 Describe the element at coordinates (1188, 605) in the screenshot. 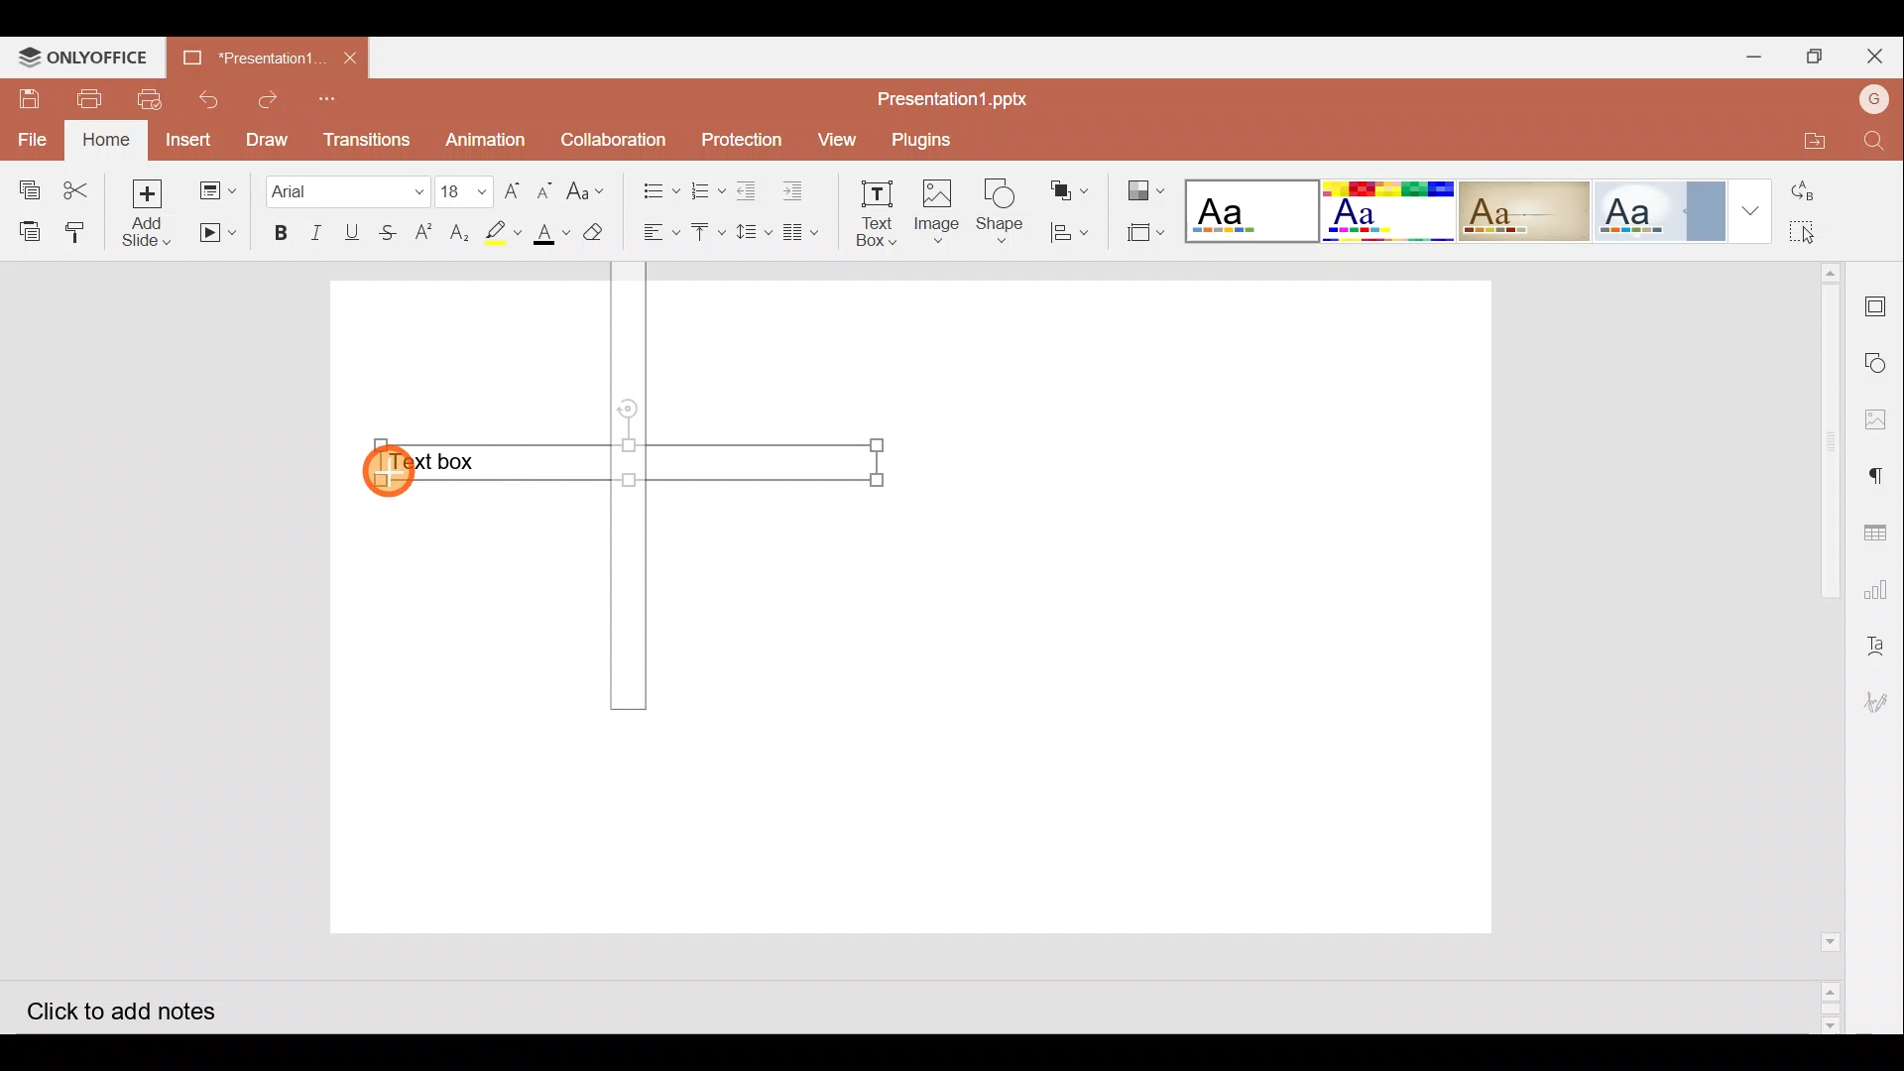

I see `Presentation slide` at that location.